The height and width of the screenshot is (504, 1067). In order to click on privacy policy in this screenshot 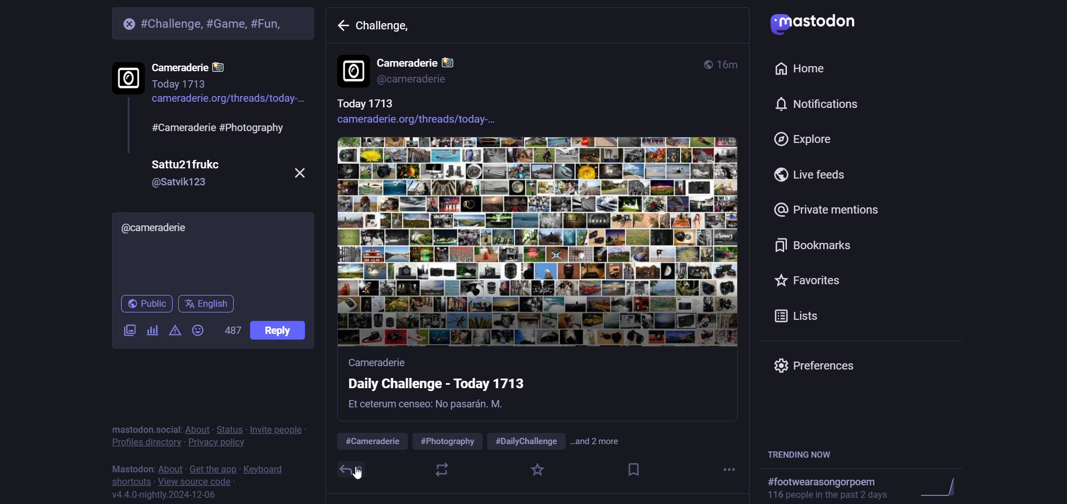, I will do `click(216, 444)`.